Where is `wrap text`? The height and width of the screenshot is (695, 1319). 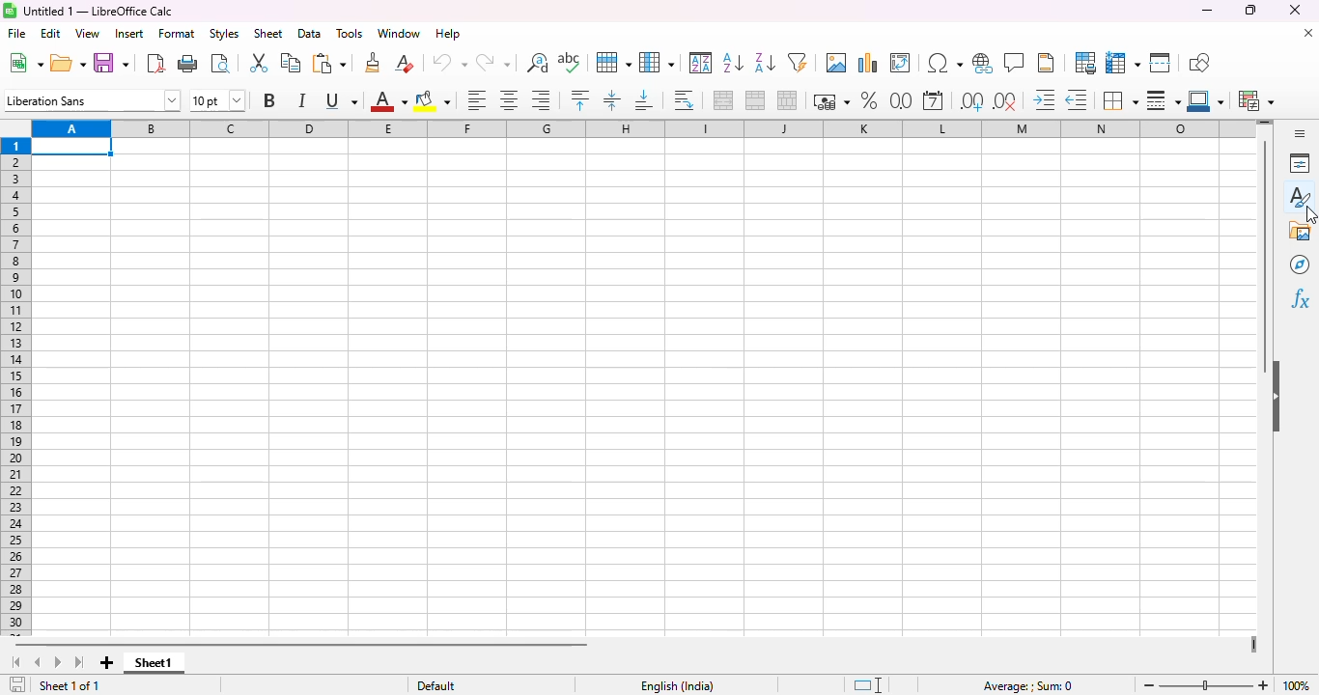
wrap text is located at coordinates (683, 100).